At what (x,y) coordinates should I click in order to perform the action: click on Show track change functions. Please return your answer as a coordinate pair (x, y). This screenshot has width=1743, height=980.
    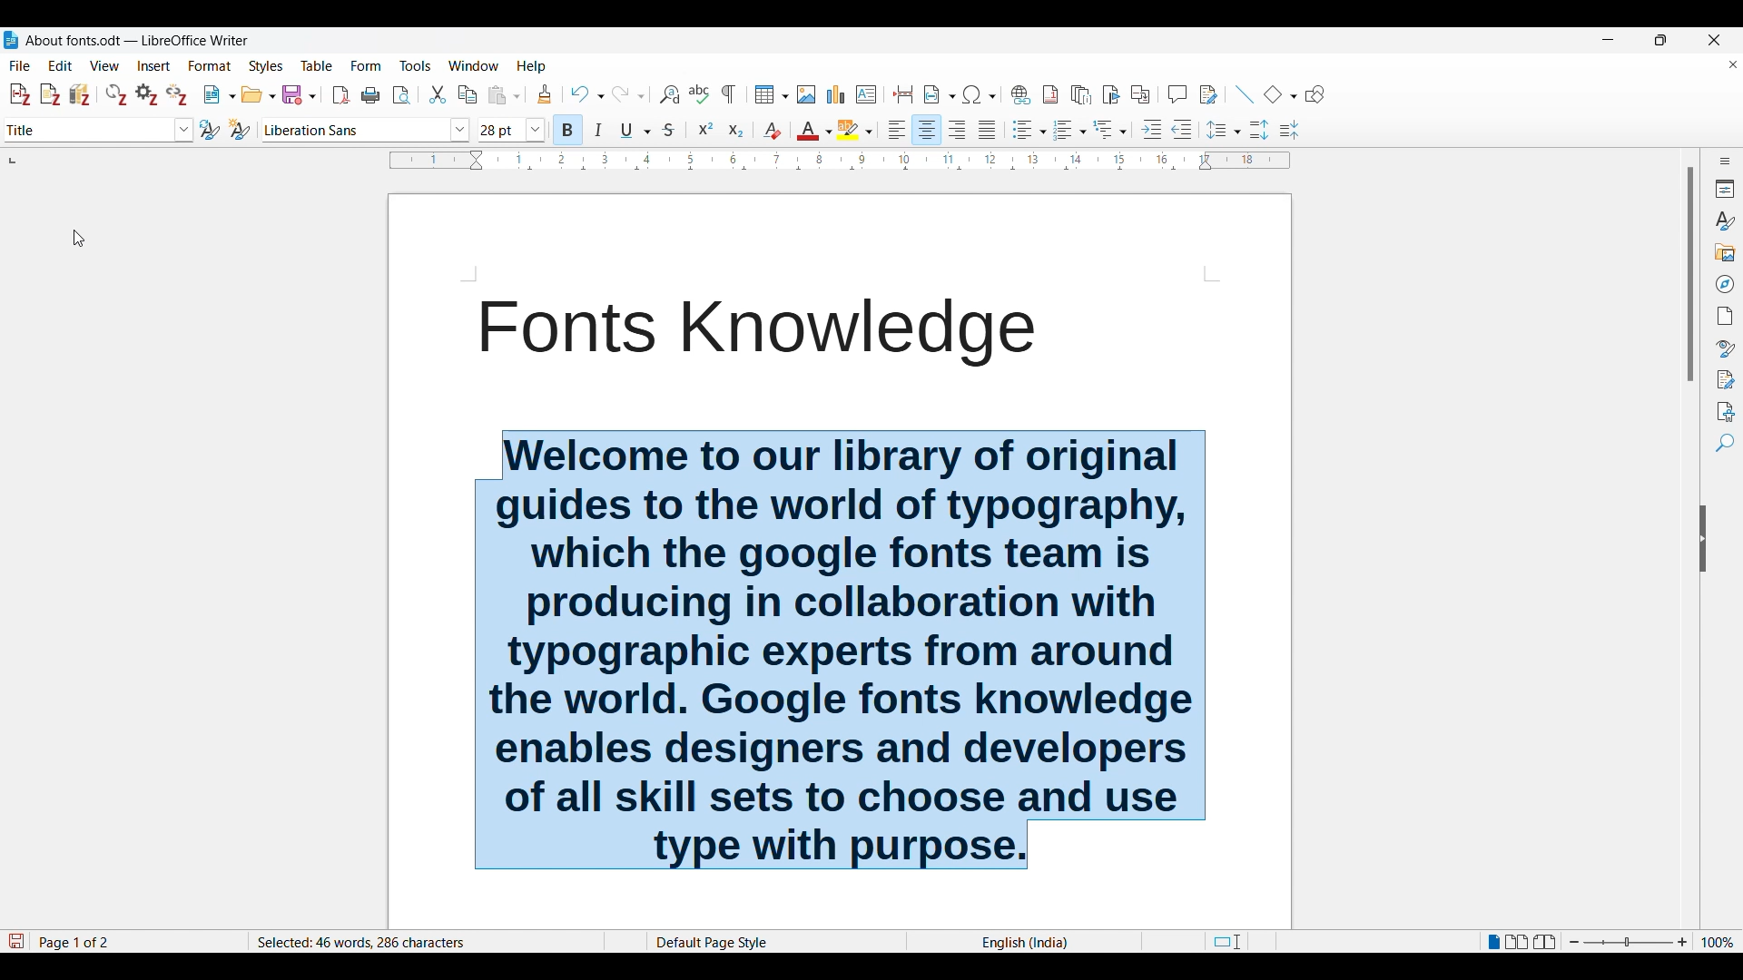
    Looking at the image, I should click on (1209, 95).